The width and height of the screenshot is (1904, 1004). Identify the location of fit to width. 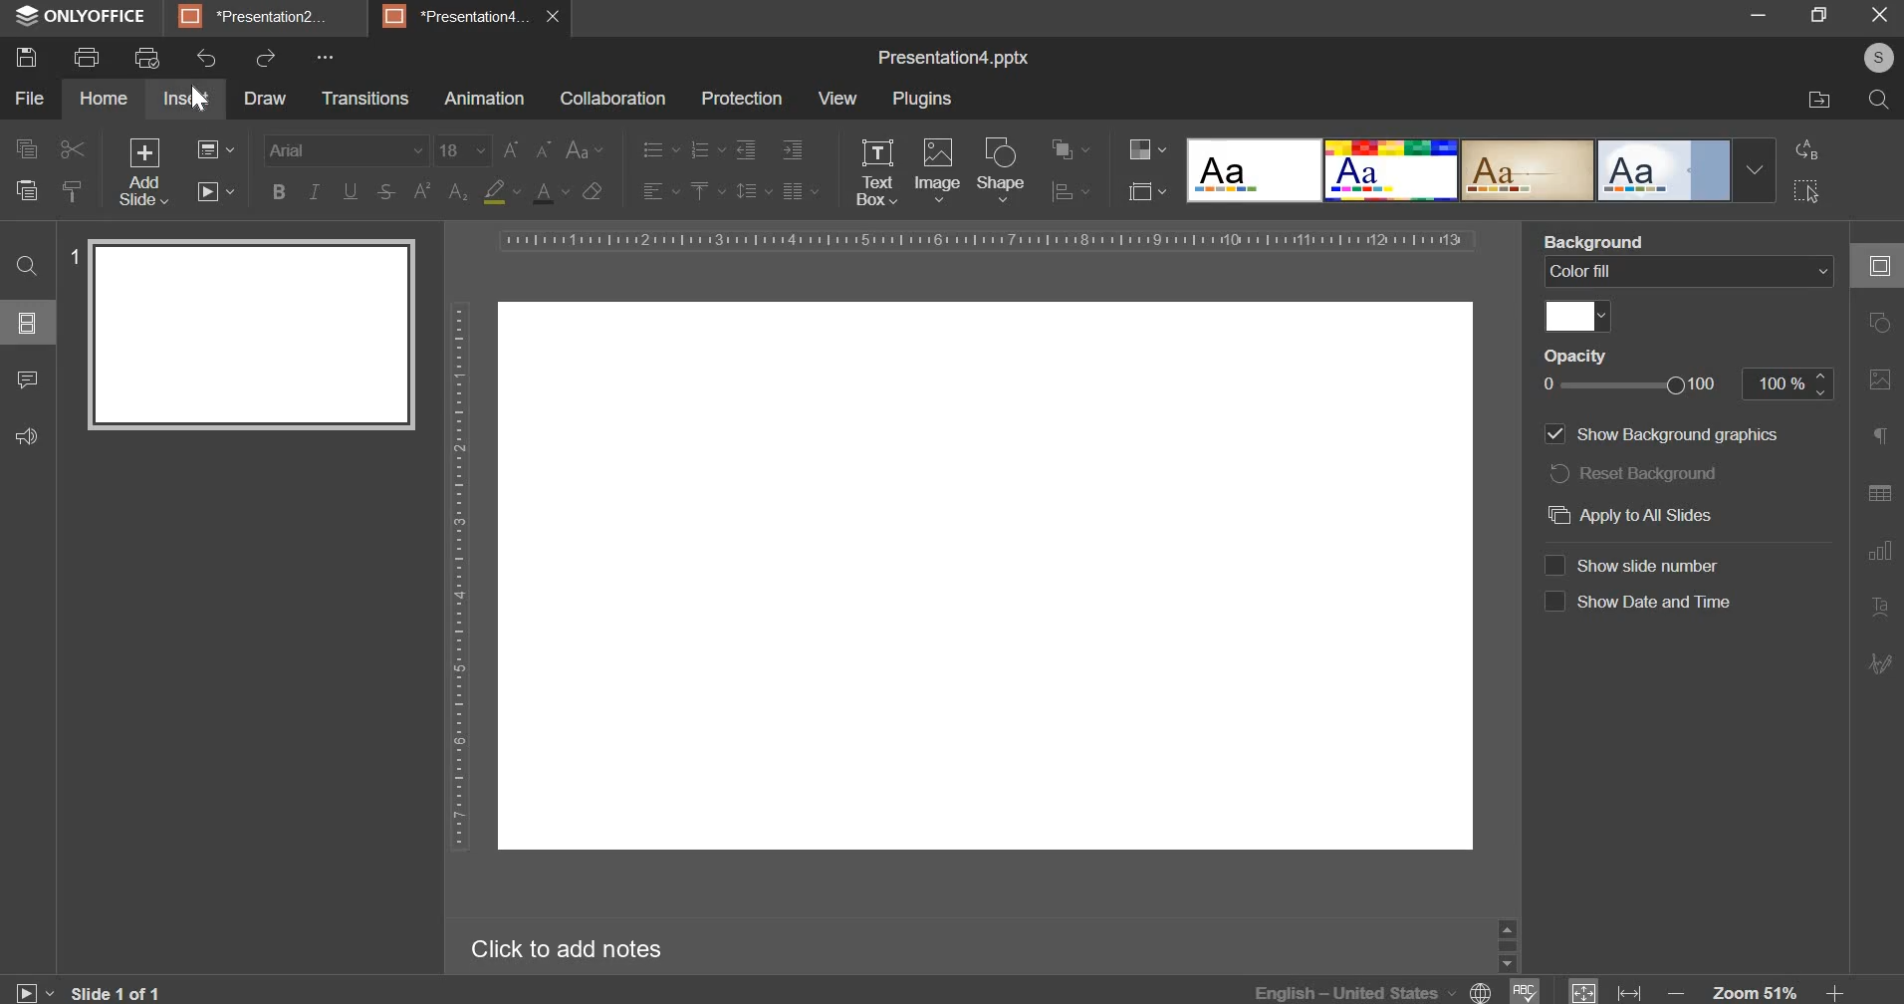
(1631, 990).